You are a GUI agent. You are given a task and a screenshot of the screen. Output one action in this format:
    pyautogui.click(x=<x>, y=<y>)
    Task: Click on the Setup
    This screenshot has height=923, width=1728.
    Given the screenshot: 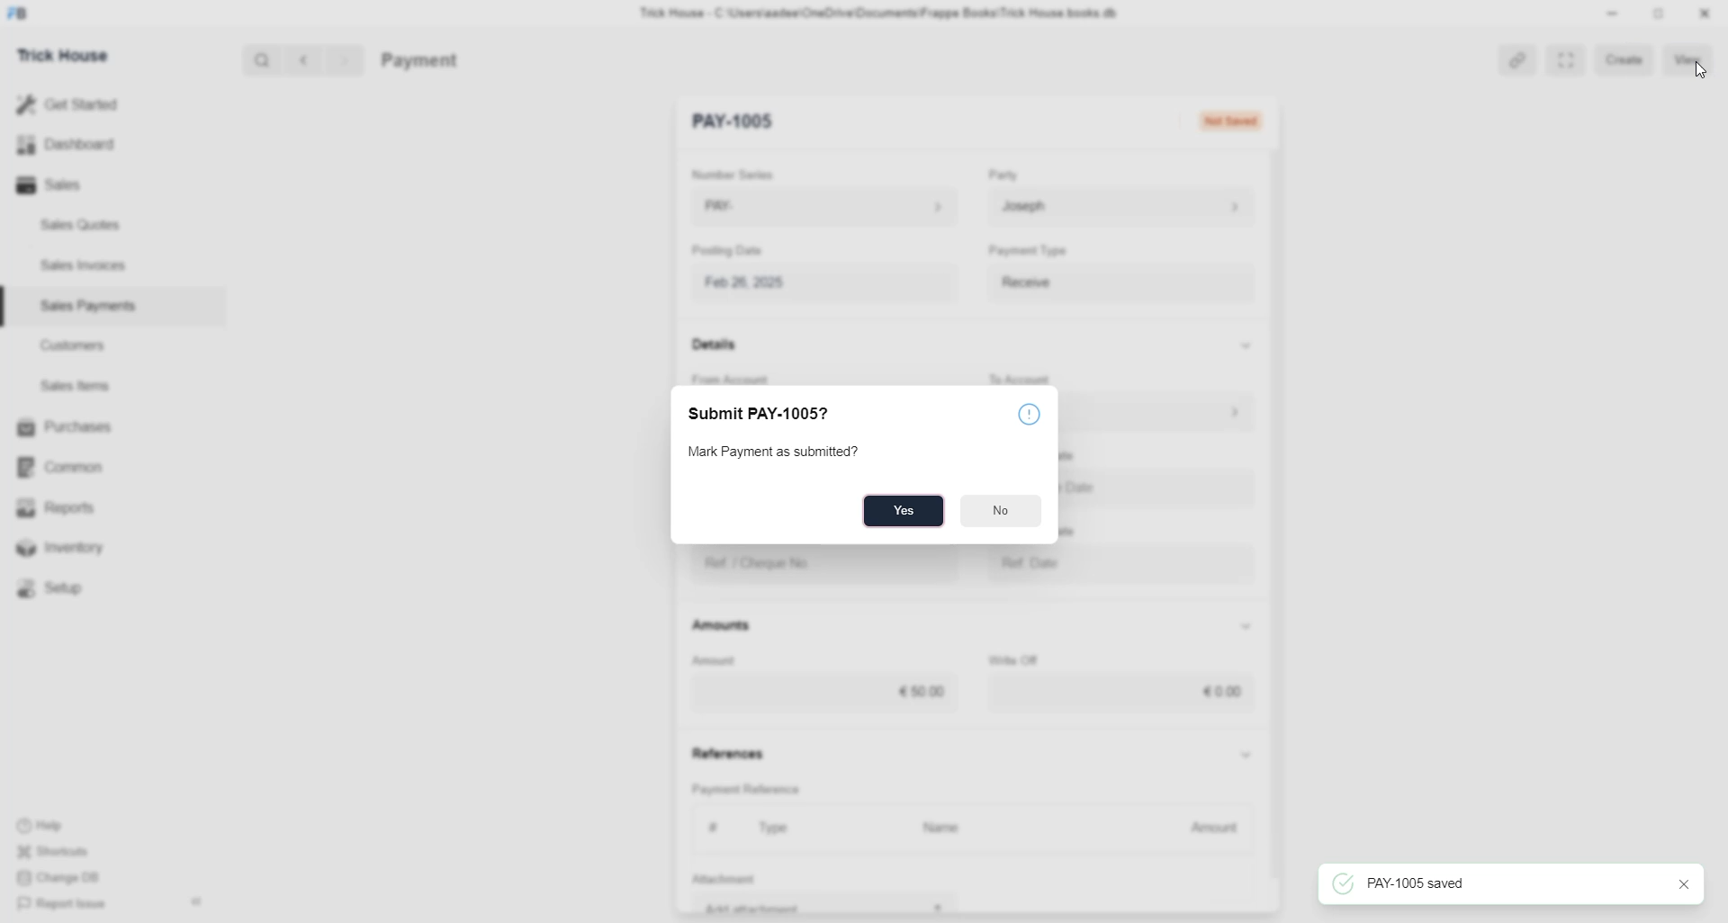 What is the action you would take?
    pyautogui.click(x=58, y=591)
    